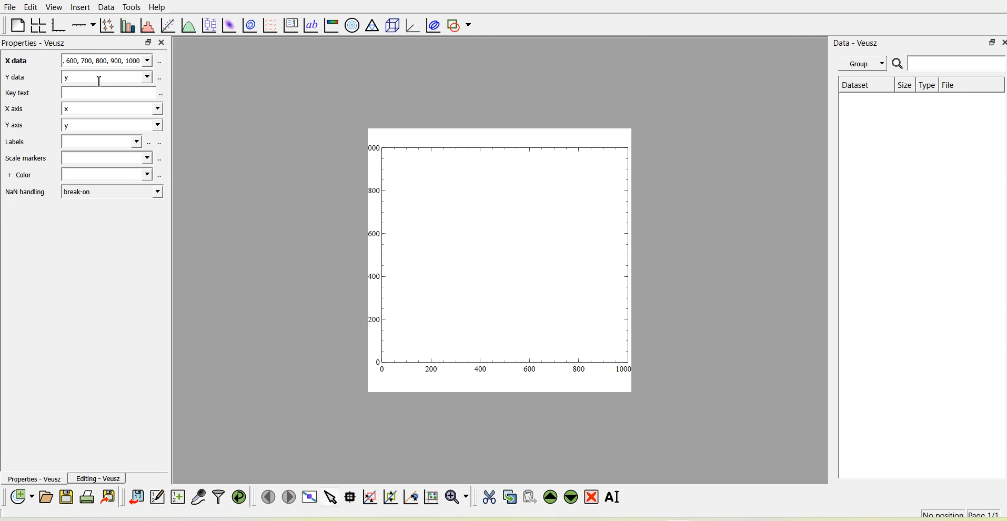 The width and height of the screenshot is (1007, 521). What do you see at coordinates (591, 497) in the screenshot?
I see `Remove the selected widget` at bounding box center [591, 497].